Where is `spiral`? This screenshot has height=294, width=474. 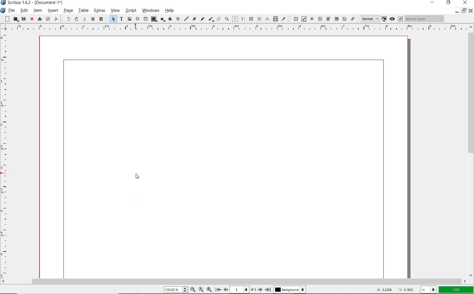
spiral is located at coordinates (178, 19).